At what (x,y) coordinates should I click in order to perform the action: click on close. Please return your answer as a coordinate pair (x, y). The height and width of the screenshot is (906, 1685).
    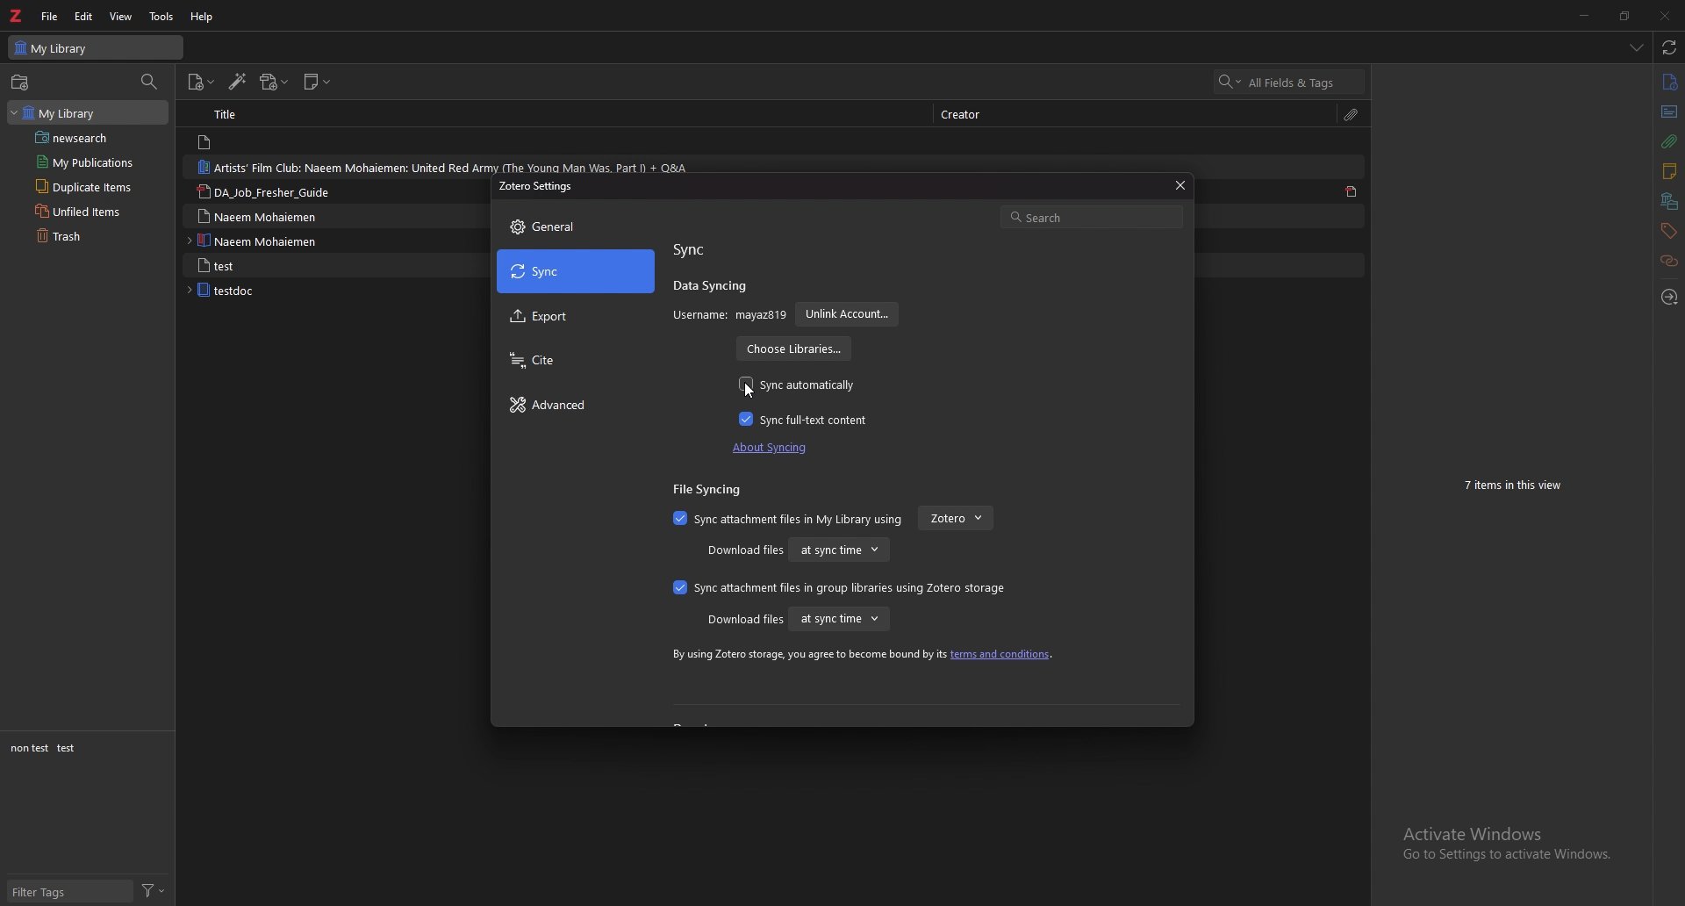
    Looking at the image, I should click on (1178, 185).